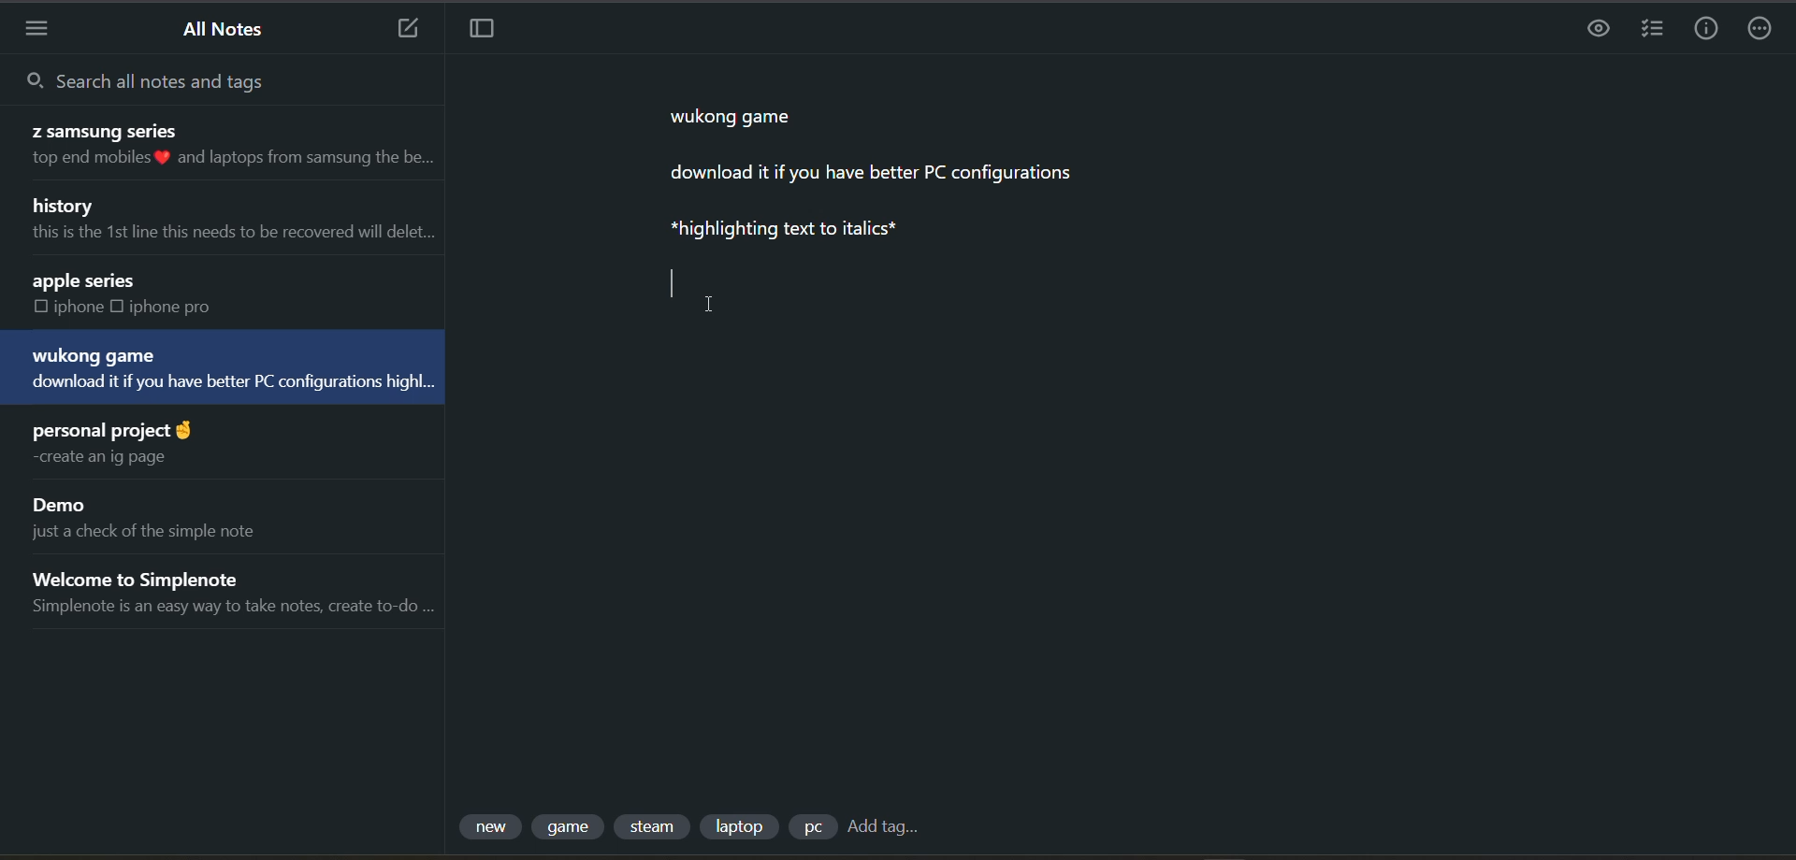 The image size is (1796, 860). What do you see at coordinates (233, 28) in the screenshot?
I see `all notes` at bounding box center [233, 28].